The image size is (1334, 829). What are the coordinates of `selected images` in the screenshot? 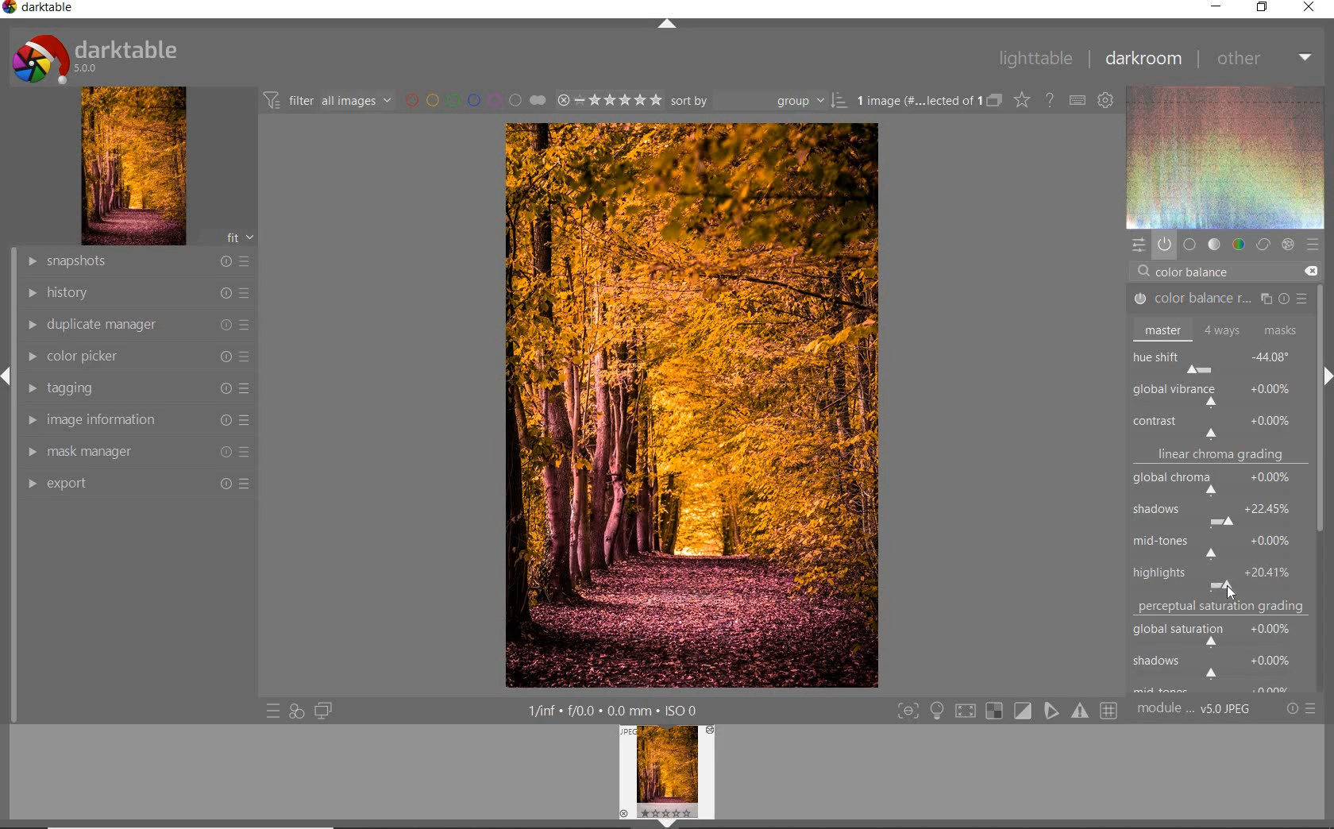 It's located at (916, 101).